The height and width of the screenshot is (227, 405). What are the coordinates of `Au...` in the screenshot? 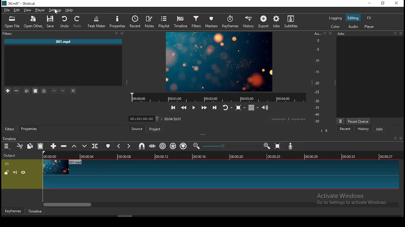 It's located at (316, 33).